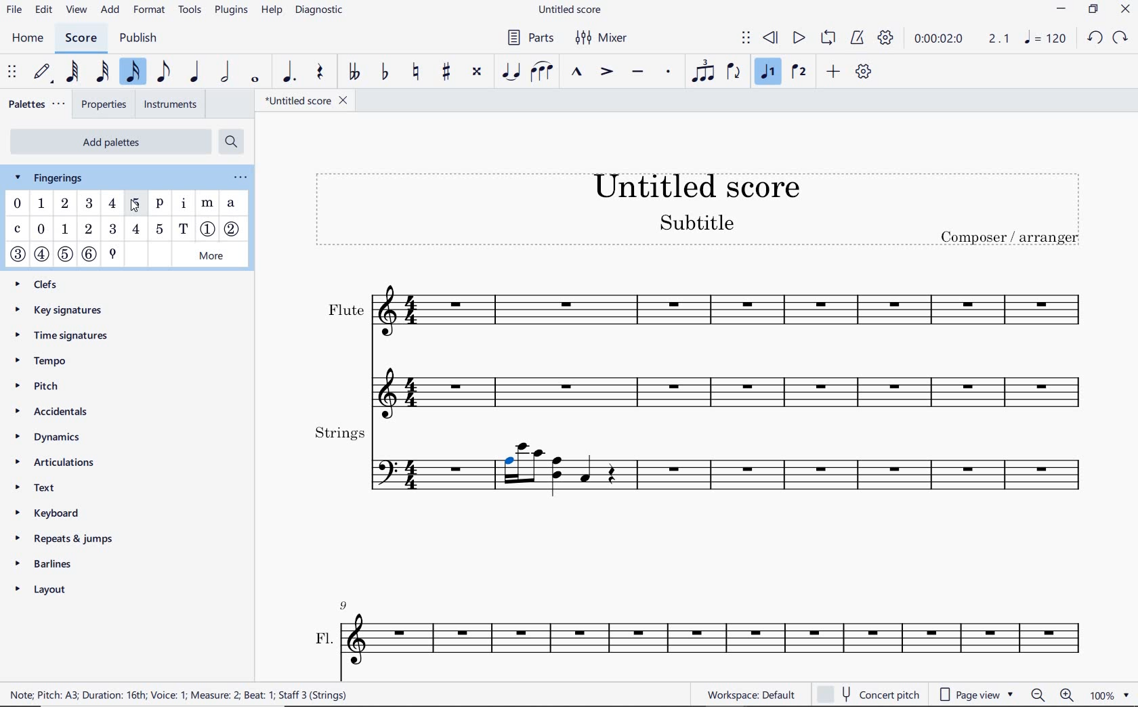  What do you see at coordinates (735, 72) in the screenshot?
I see `flip direction` at bounding box center [735, 72].